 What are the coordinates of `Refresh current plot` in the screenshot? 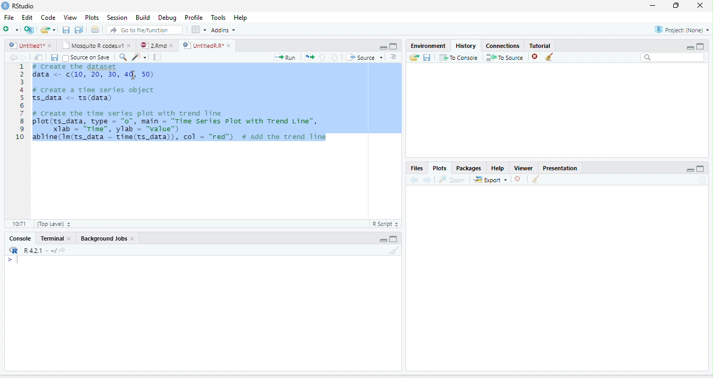 It's located at (703, 180).